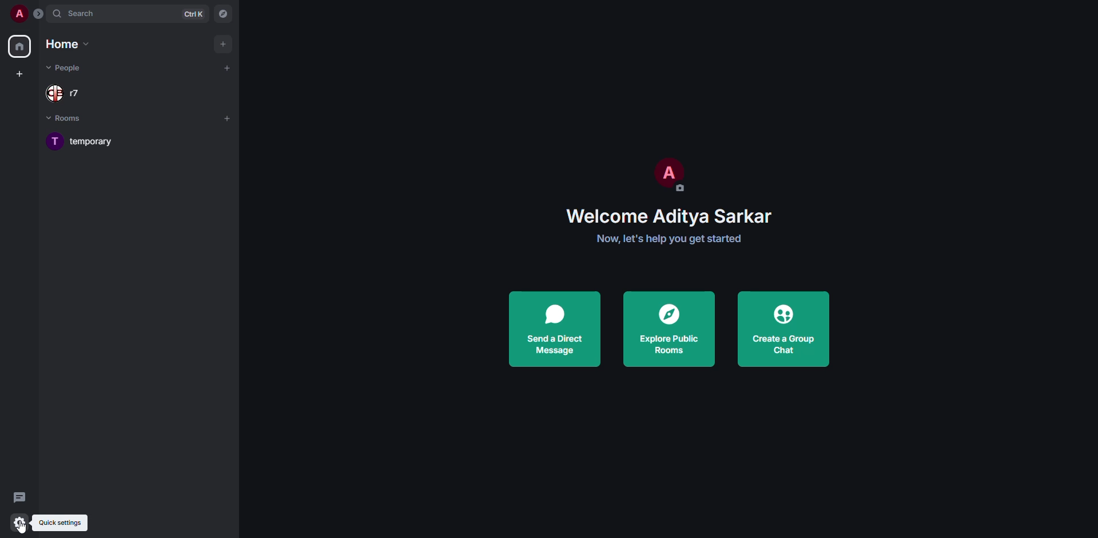  What do you see at coordinates (228, 116) in the screenshot?
I see `add` at bounding box center [228, 116].